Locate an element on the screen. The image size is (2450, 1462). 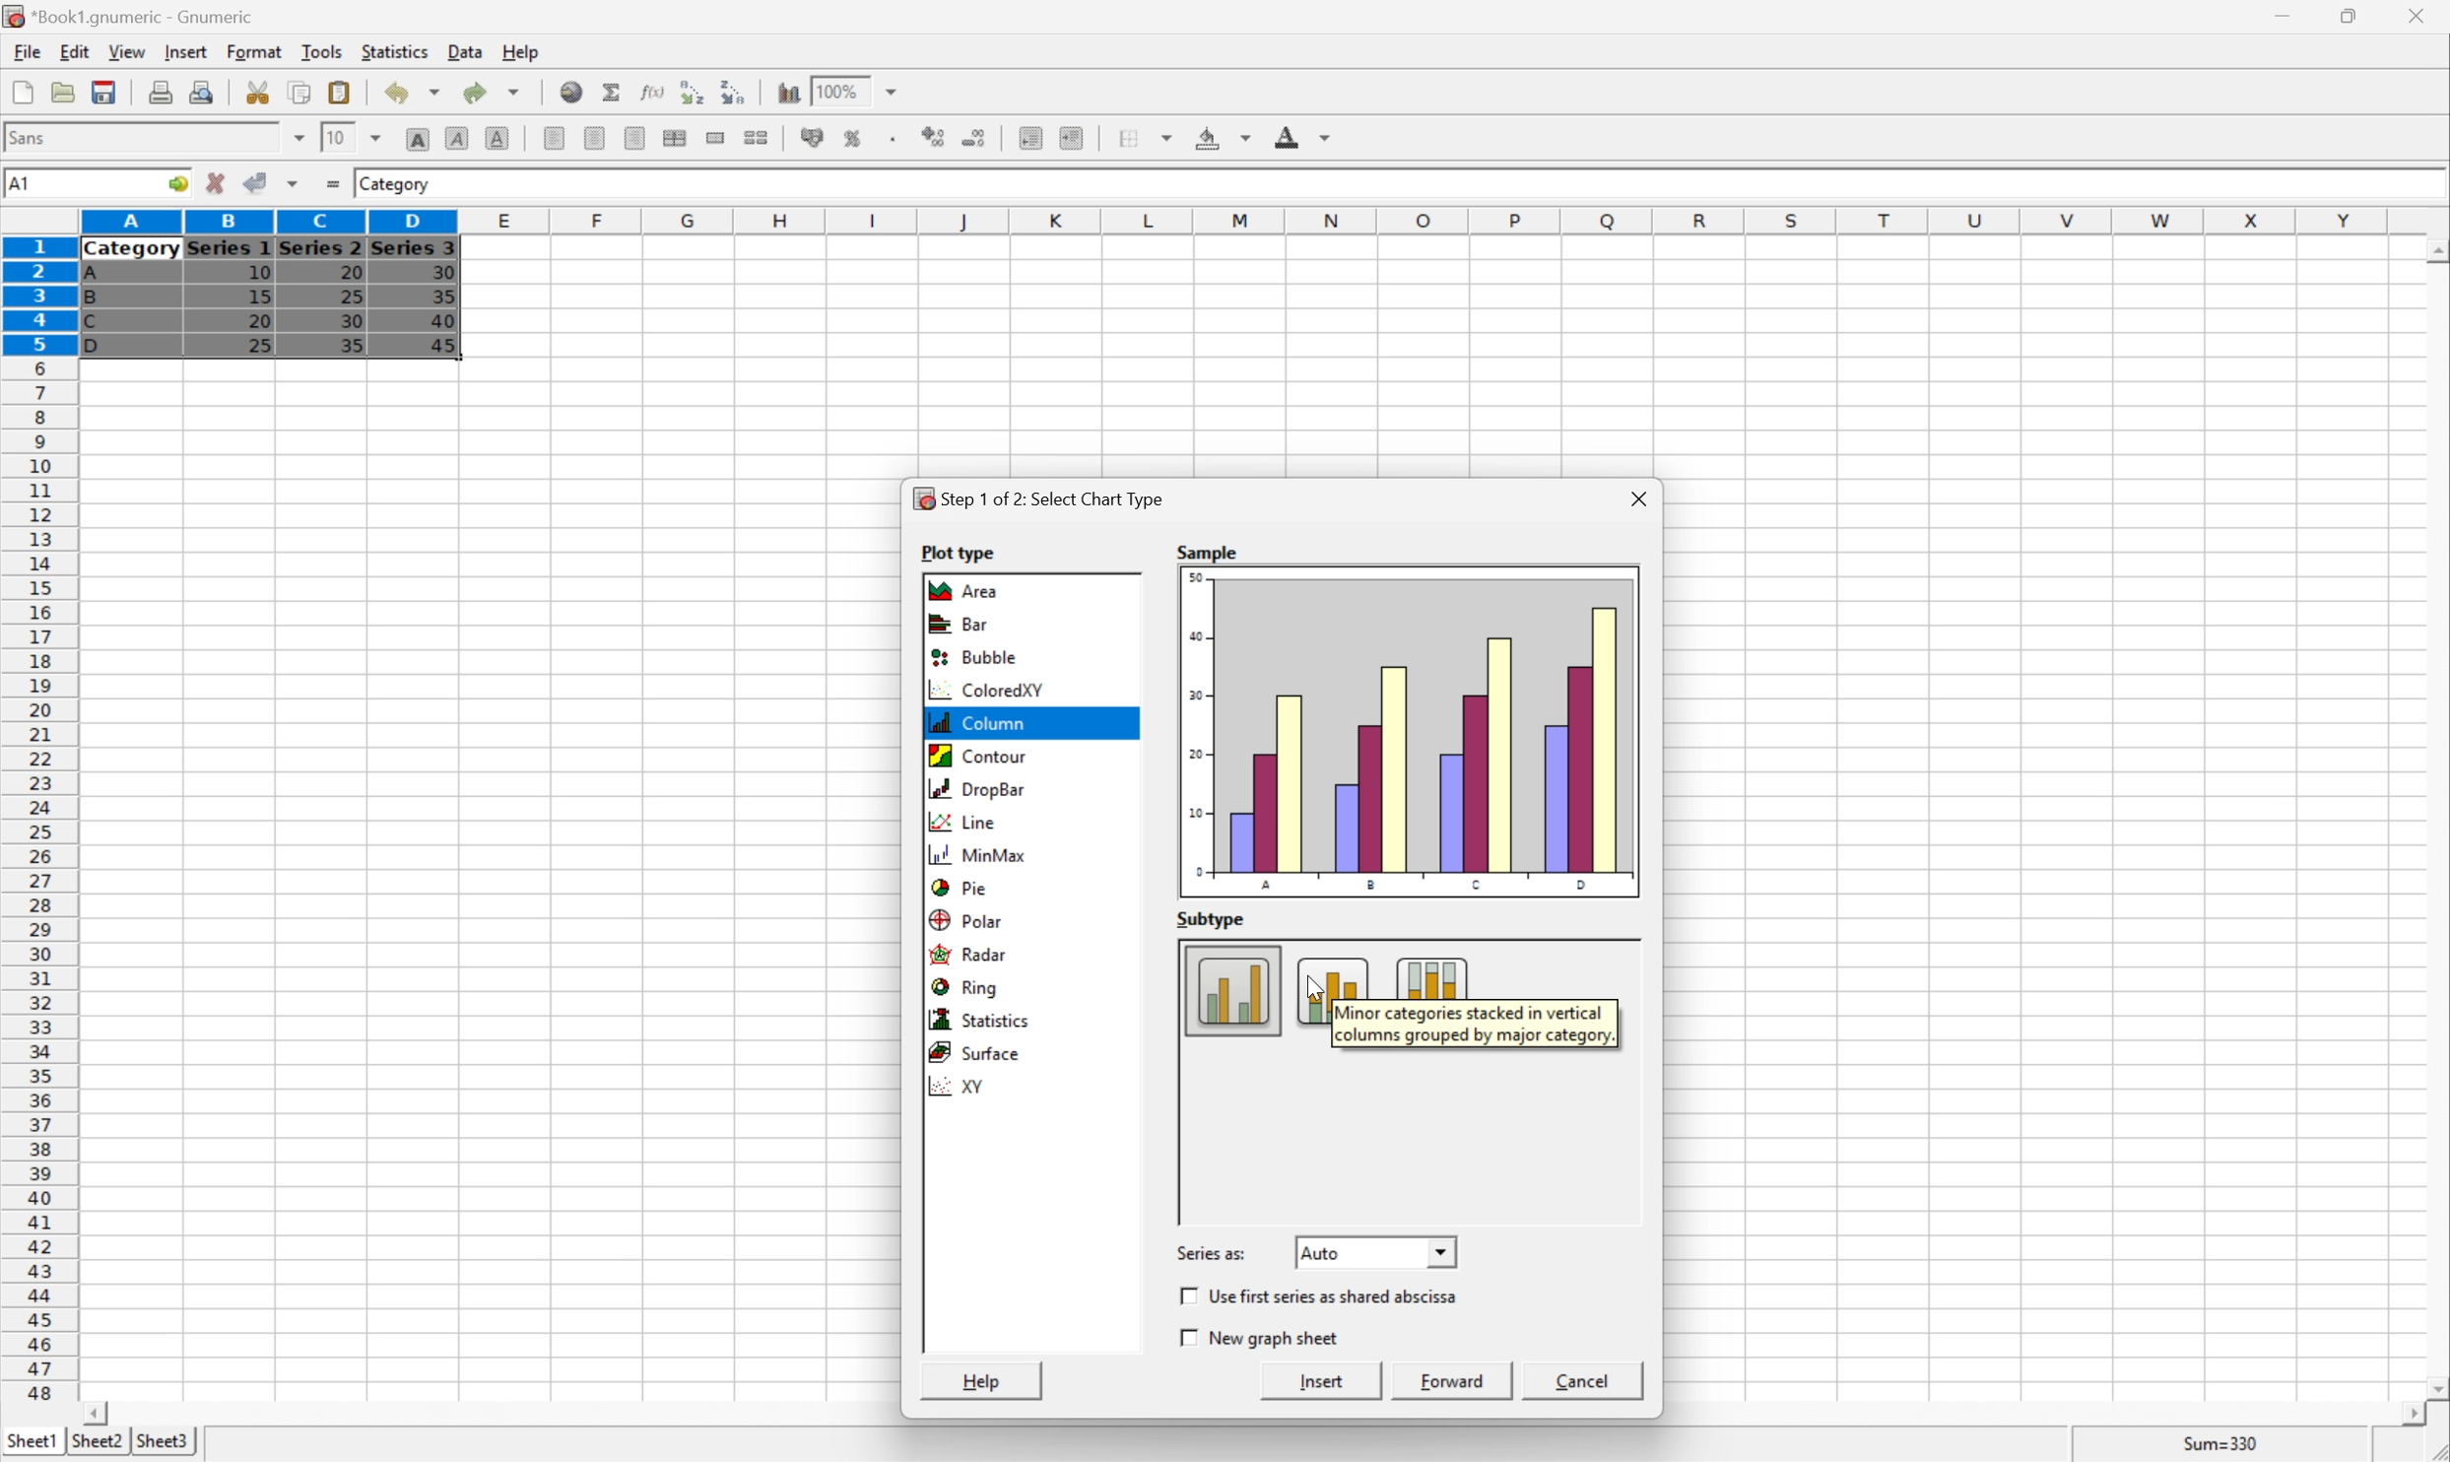
25 is located at coordinates (353, 297).